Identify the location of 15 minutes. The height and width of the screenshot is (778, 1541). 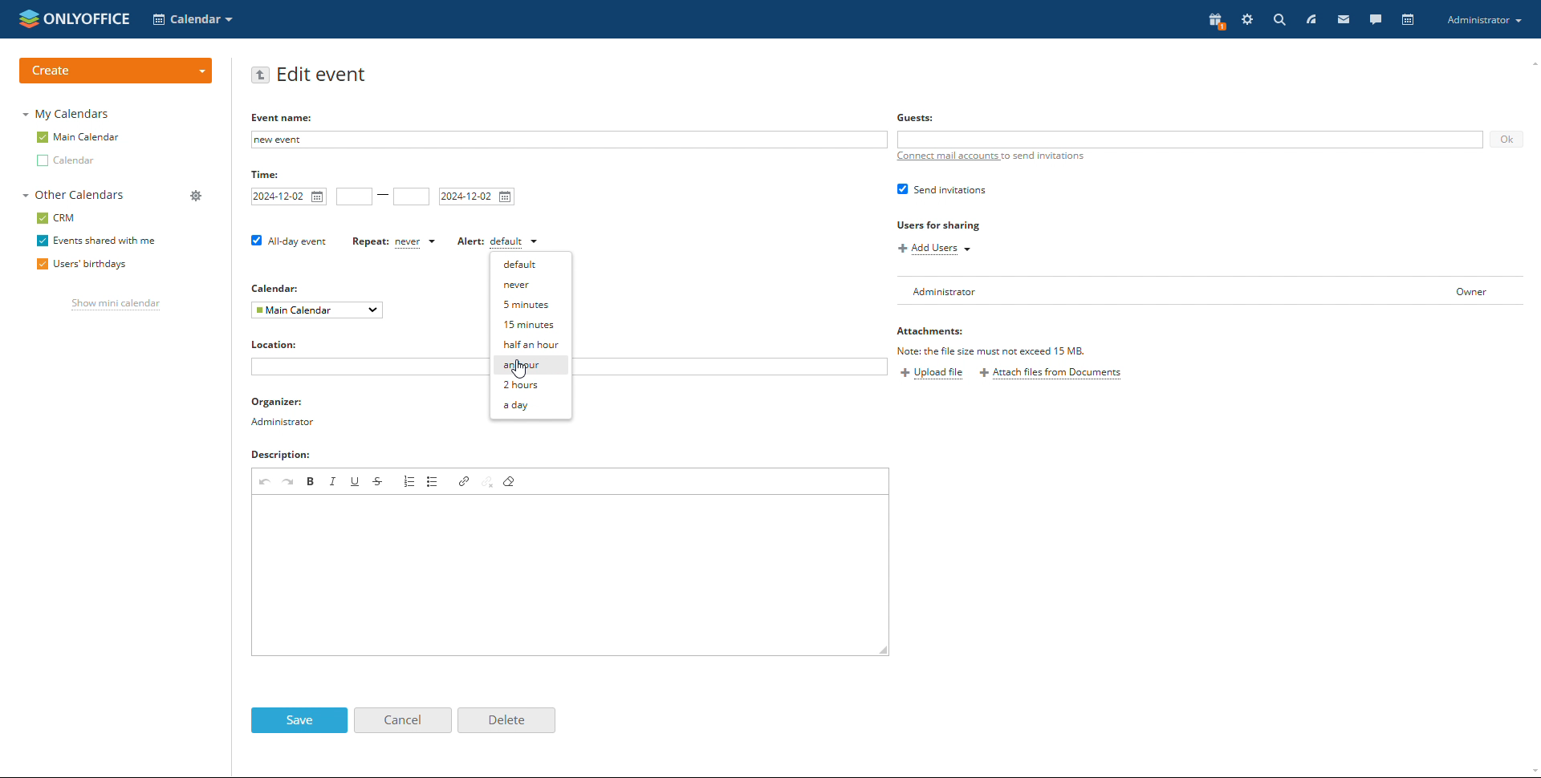
(531, 323).